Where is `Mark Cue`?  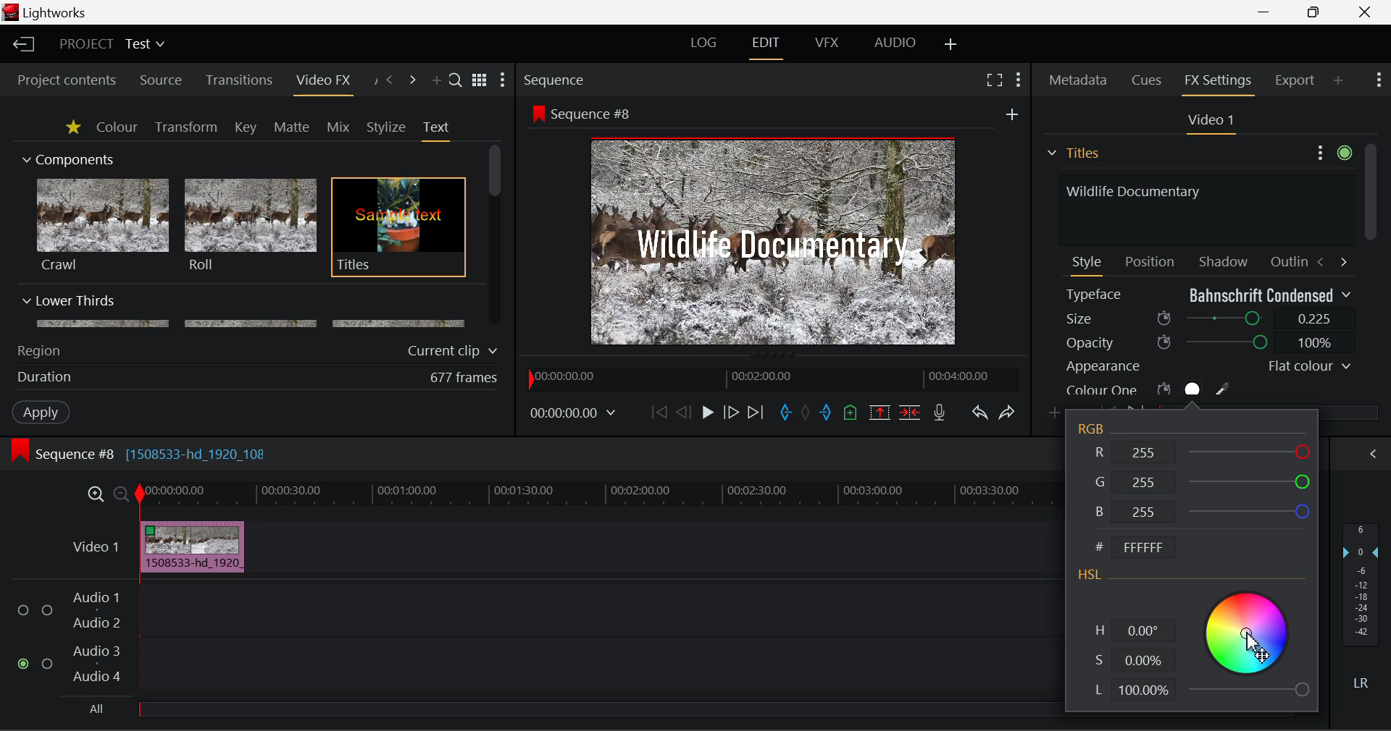
Mark Cue is located at coordinates (852, 414).